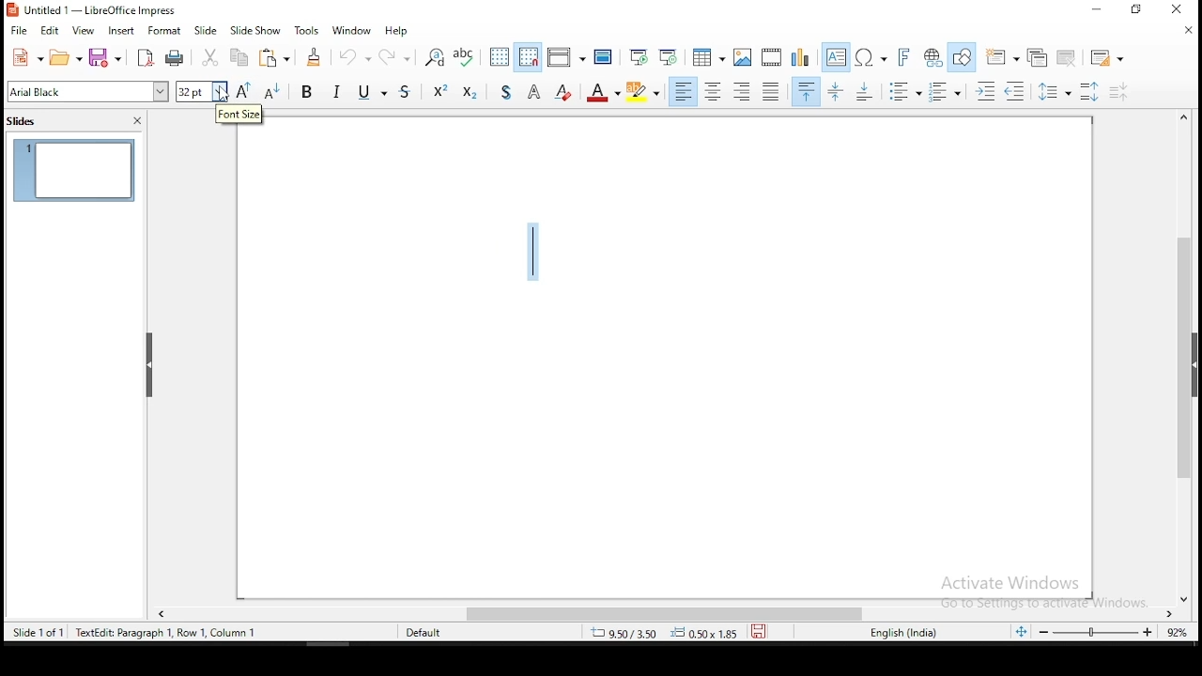 The image size is (1202, 676). Describe the element at coordinates (945, 92) in the screenshot. I see `Numbered bullet list` at that location.